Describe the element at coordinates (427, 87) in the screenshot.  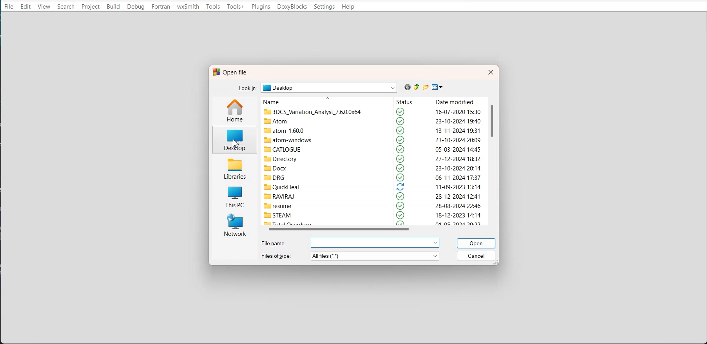
I see `Create new folder` at that location.